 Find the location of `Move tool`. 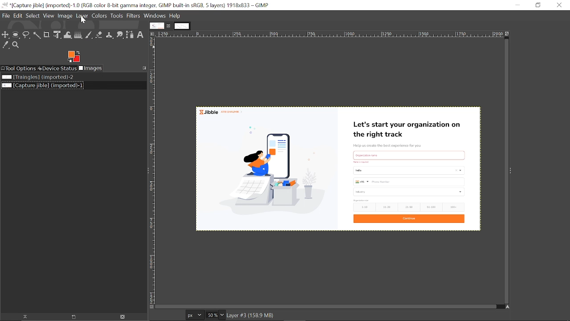

Move tool is located at coordinates (6, 35).